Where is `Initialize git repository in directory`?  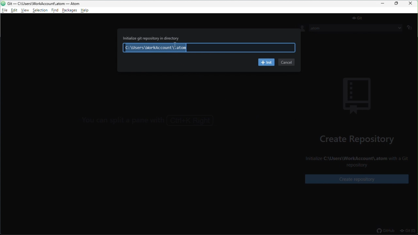
Initialize git repository in directory is located at coordinates (151, 37).